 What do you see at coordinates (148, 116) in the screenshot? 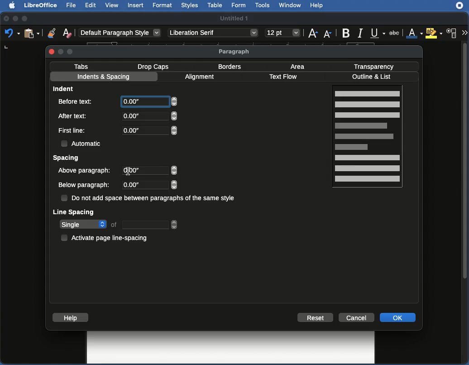
I see `0.00"` at bounding box center [148, 116].